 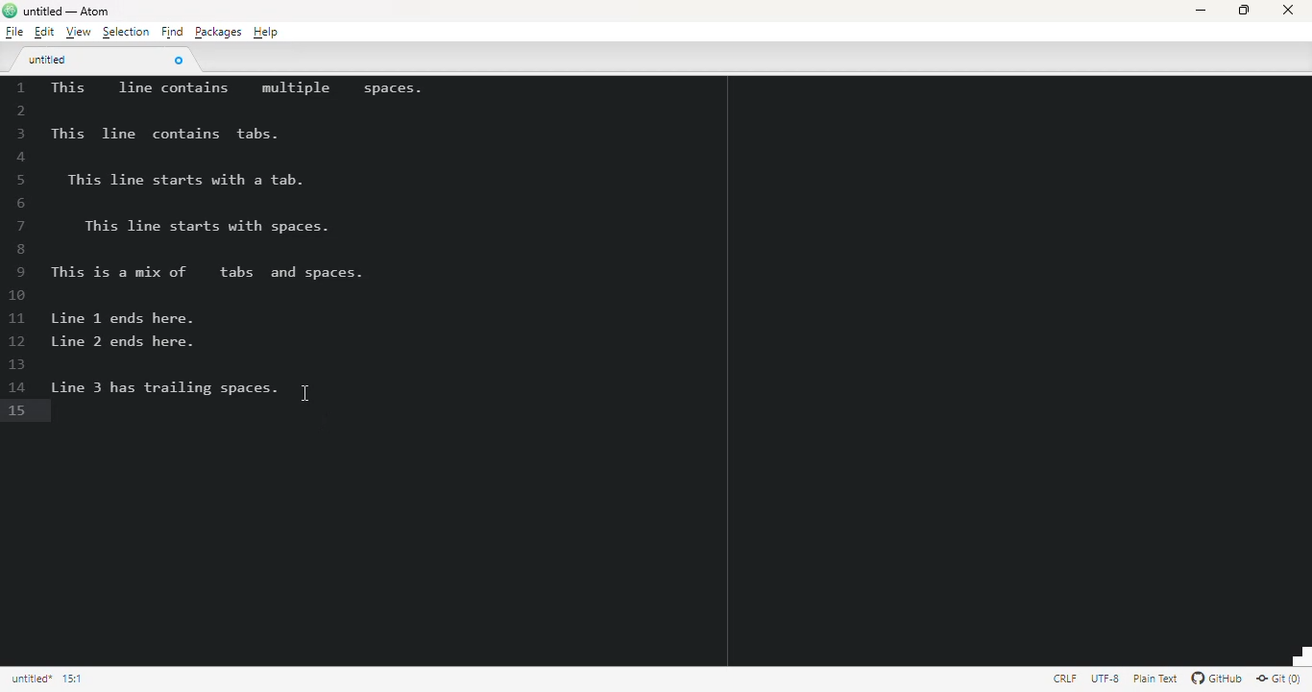 What do you see at coordinates (305, 393) in the screenshot?
I see `cursor` at bounding box center [305, 393].